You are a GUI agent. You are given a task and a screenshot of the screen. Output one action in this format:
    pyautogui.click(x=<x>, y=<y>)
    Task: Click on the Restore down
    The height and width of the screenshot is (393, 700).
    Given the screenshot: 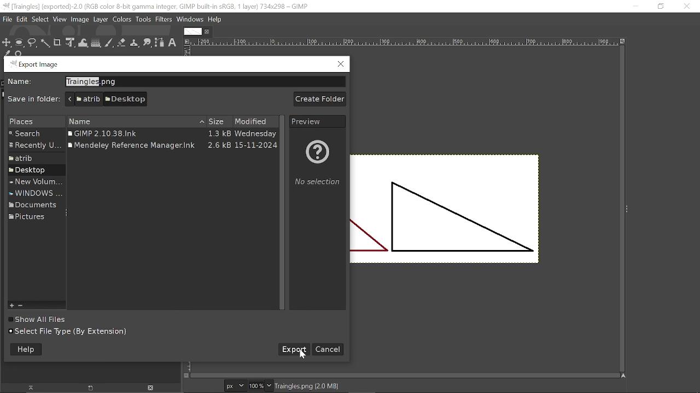 What is the action you would take?
    pyautogui.click(x=660, y=7)
    